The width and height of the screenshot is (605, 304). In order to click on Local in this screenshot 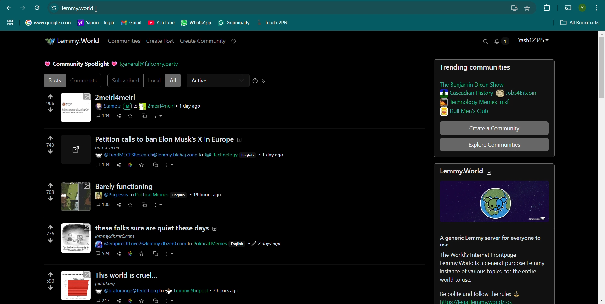, I will do `click(154, 81)`.